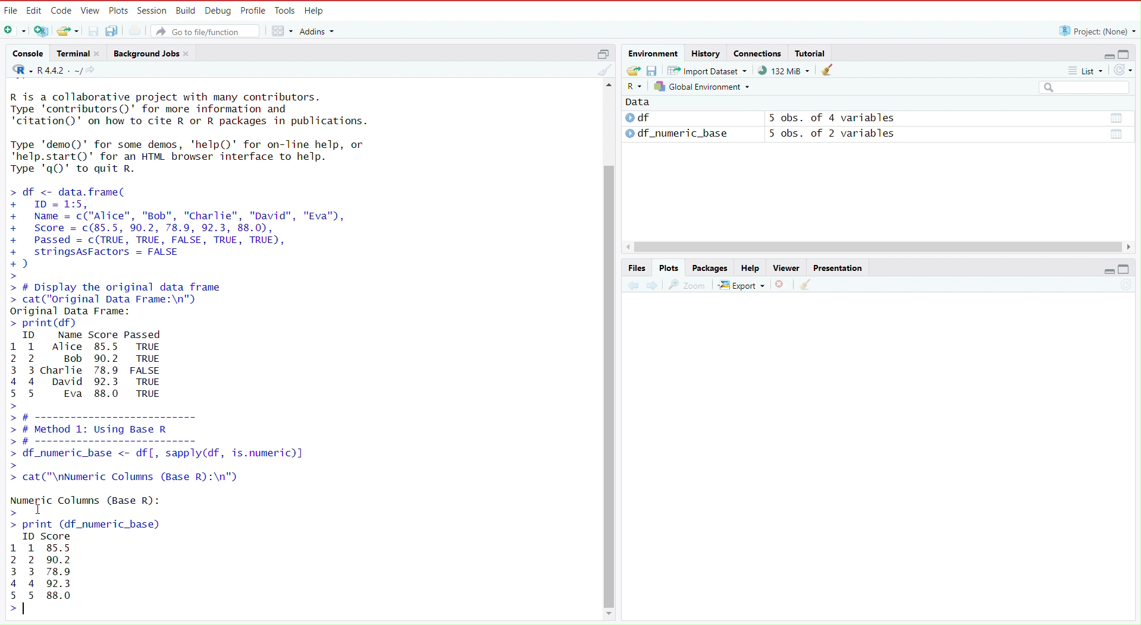  What do you see at coordinates (688, 285) in the screenshot?
I see `view a larger version of the plot in a new window.` at bounding box center [688, 285].